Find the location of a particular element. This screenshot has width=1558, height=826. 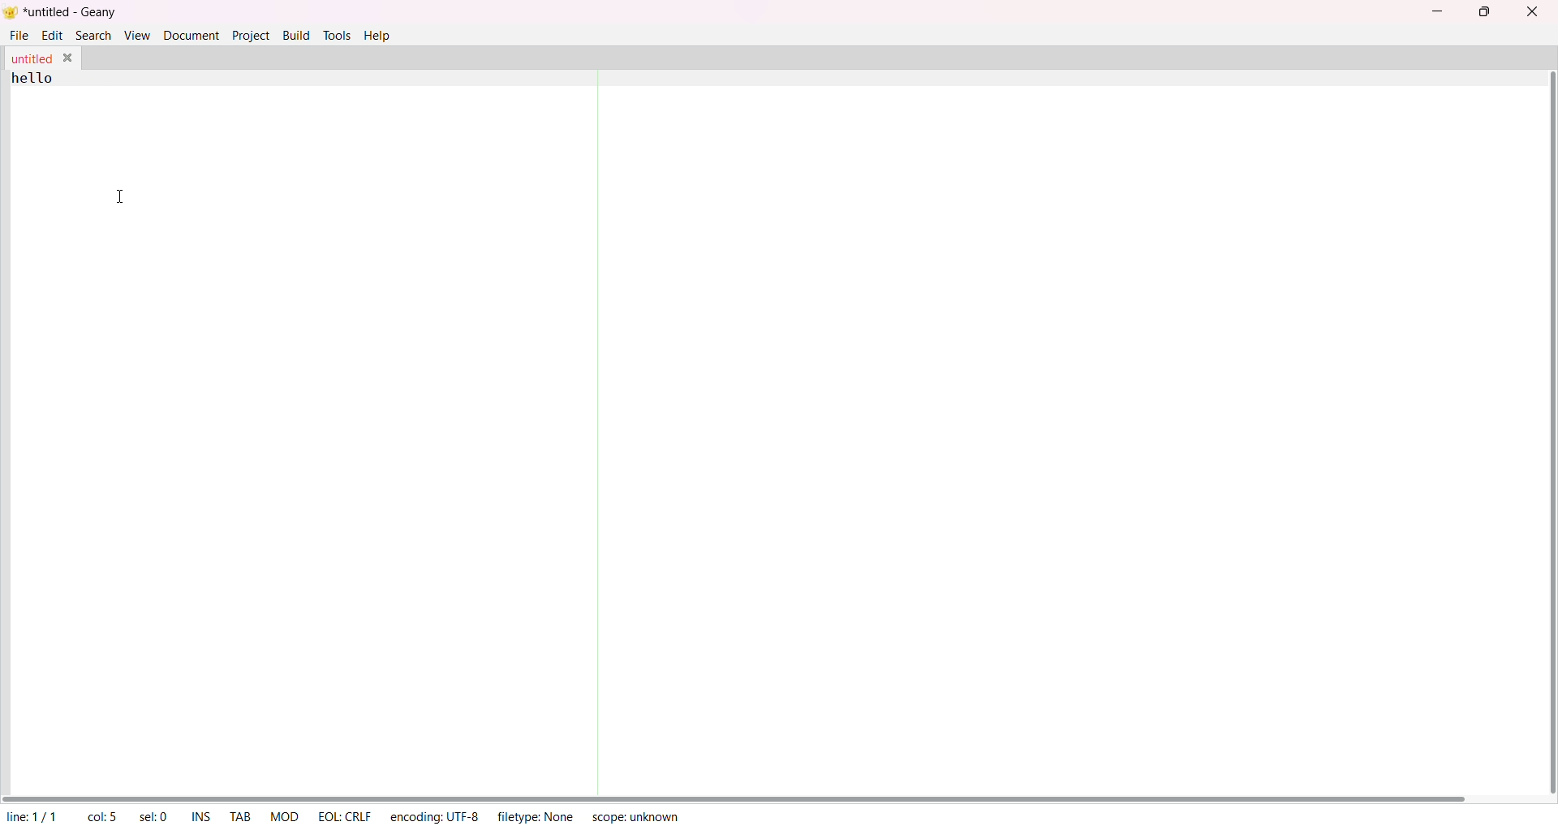

scope: unknown is located at coordinates (636, 815).